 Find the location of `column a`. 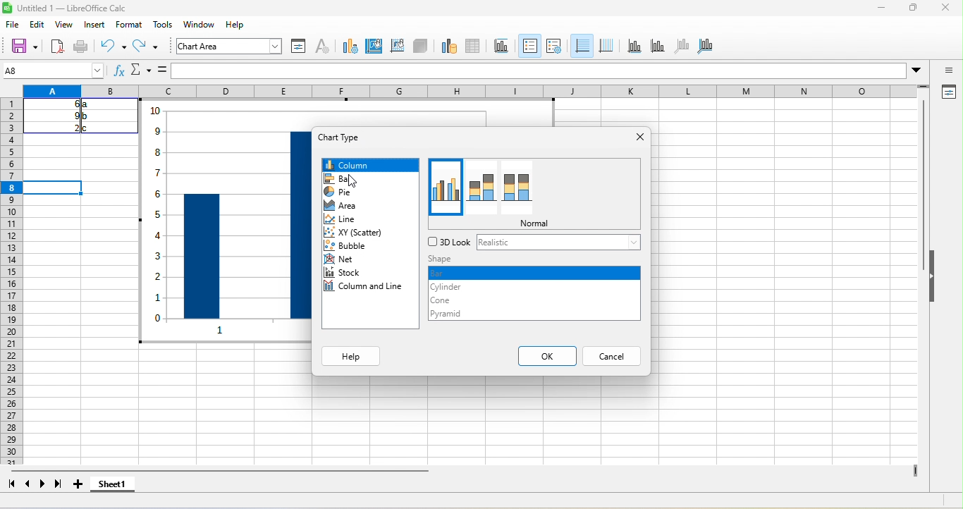

column a is located at coordinates (527, 214).